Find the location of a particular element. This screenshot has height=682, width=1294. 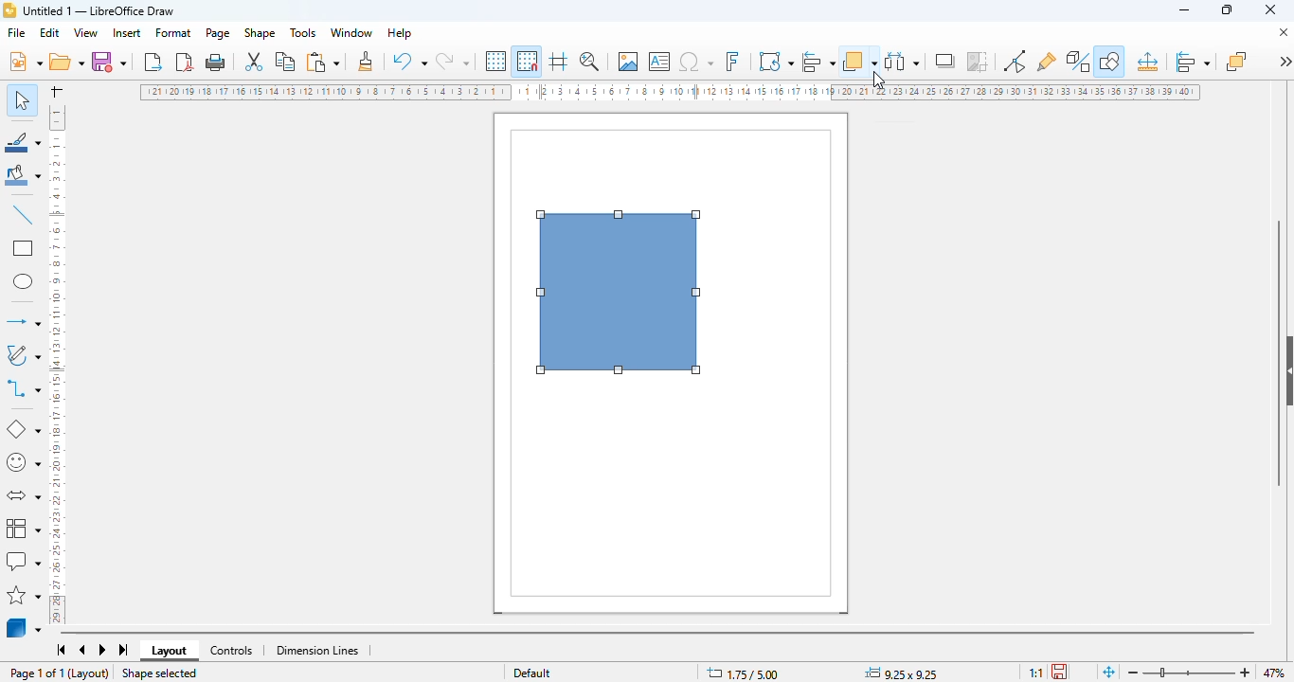

helplines while moving is located at coordinates (558, 61).